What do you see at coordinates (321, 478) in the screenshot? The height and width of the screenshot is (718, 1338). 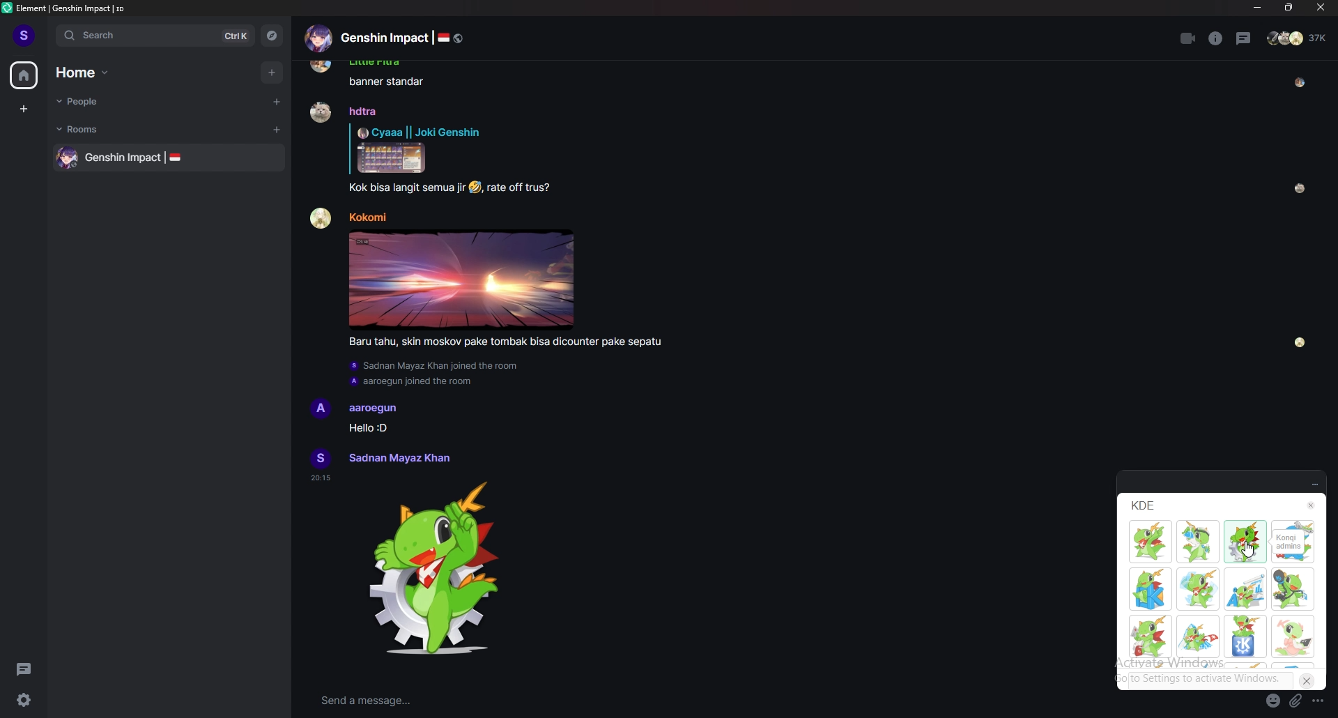 I see `20:15` at bounding box center [321, 478].